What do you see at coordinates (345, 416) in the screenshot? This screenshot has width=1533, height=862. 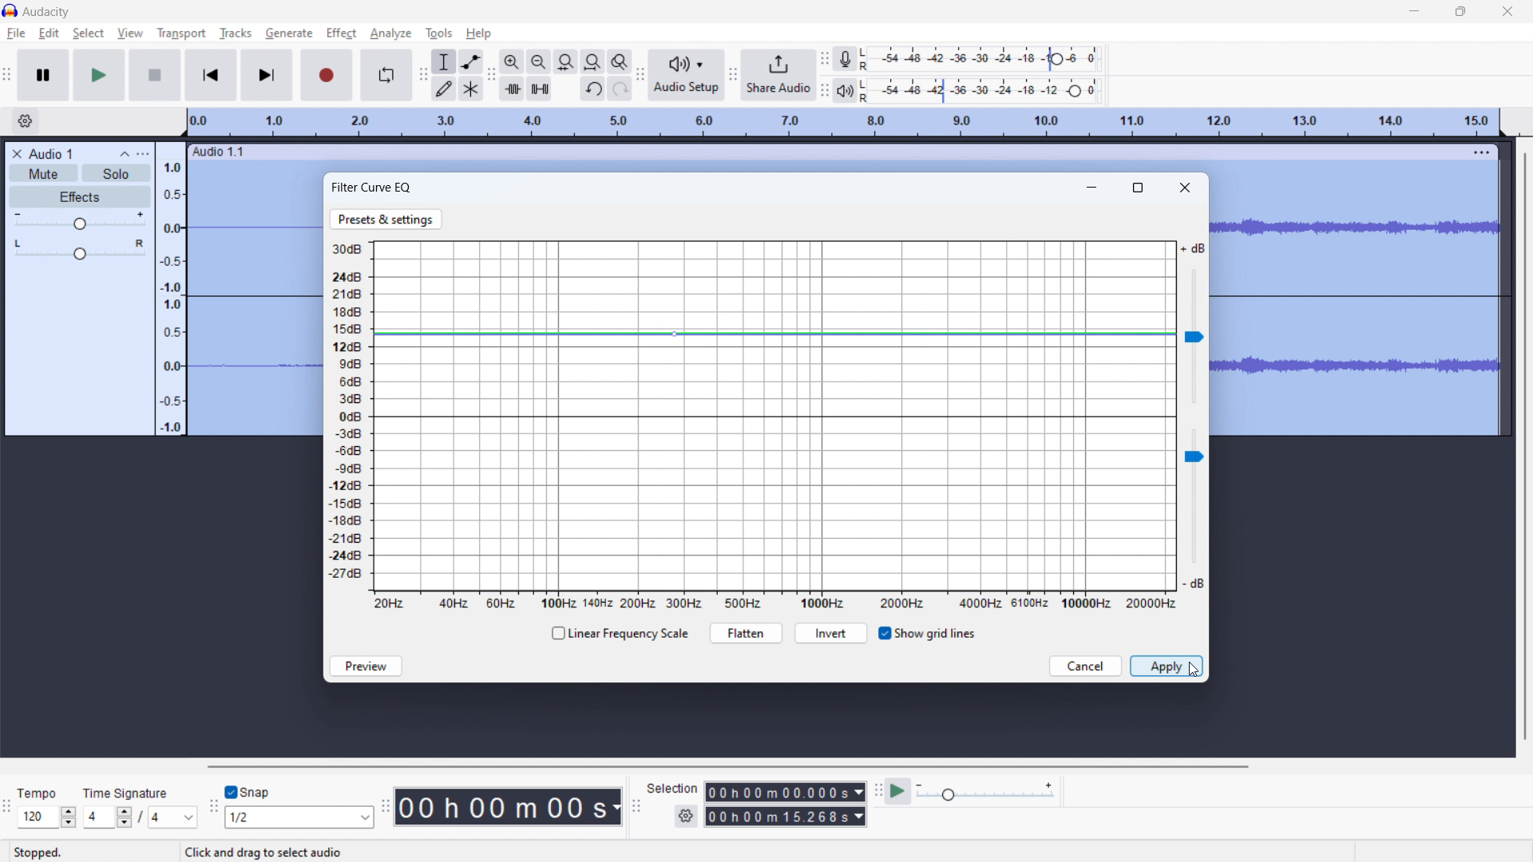 I see `volume scale` at bounding box center [345, 416].